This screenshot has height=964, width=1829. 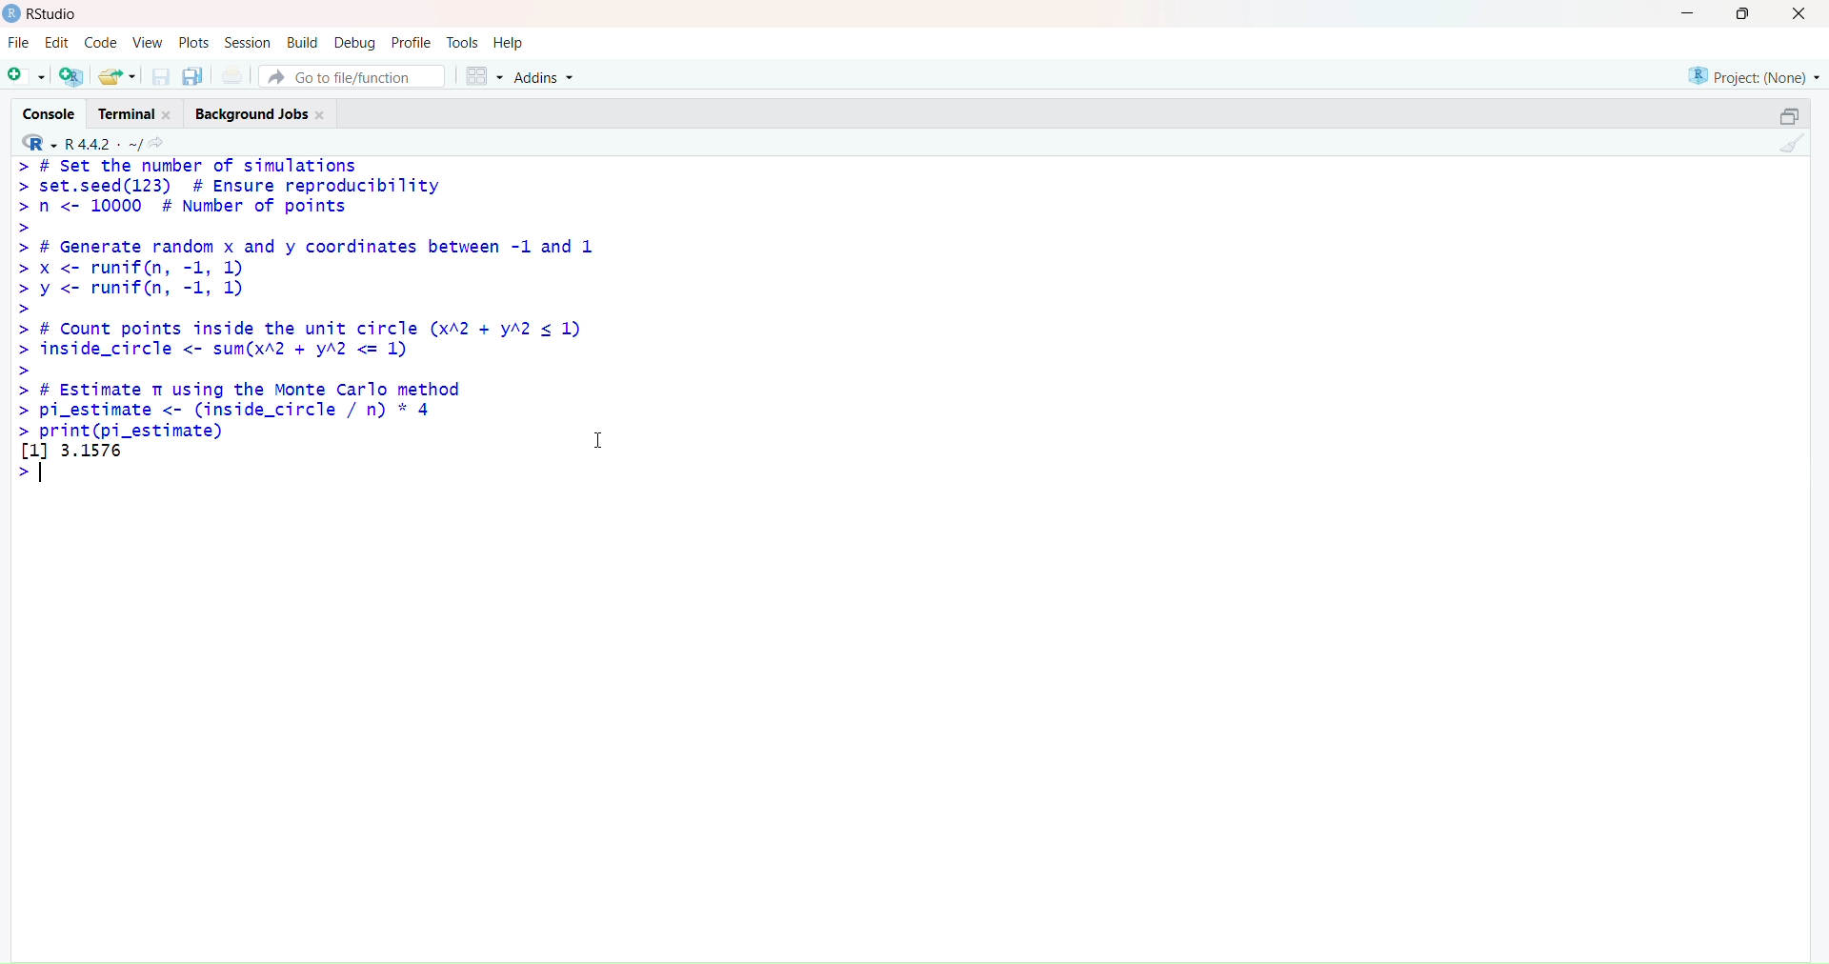 What do you see at coordinates (1792, 115) in the screenshot?
I see `Maximize` at bounding box center [1792, 115].